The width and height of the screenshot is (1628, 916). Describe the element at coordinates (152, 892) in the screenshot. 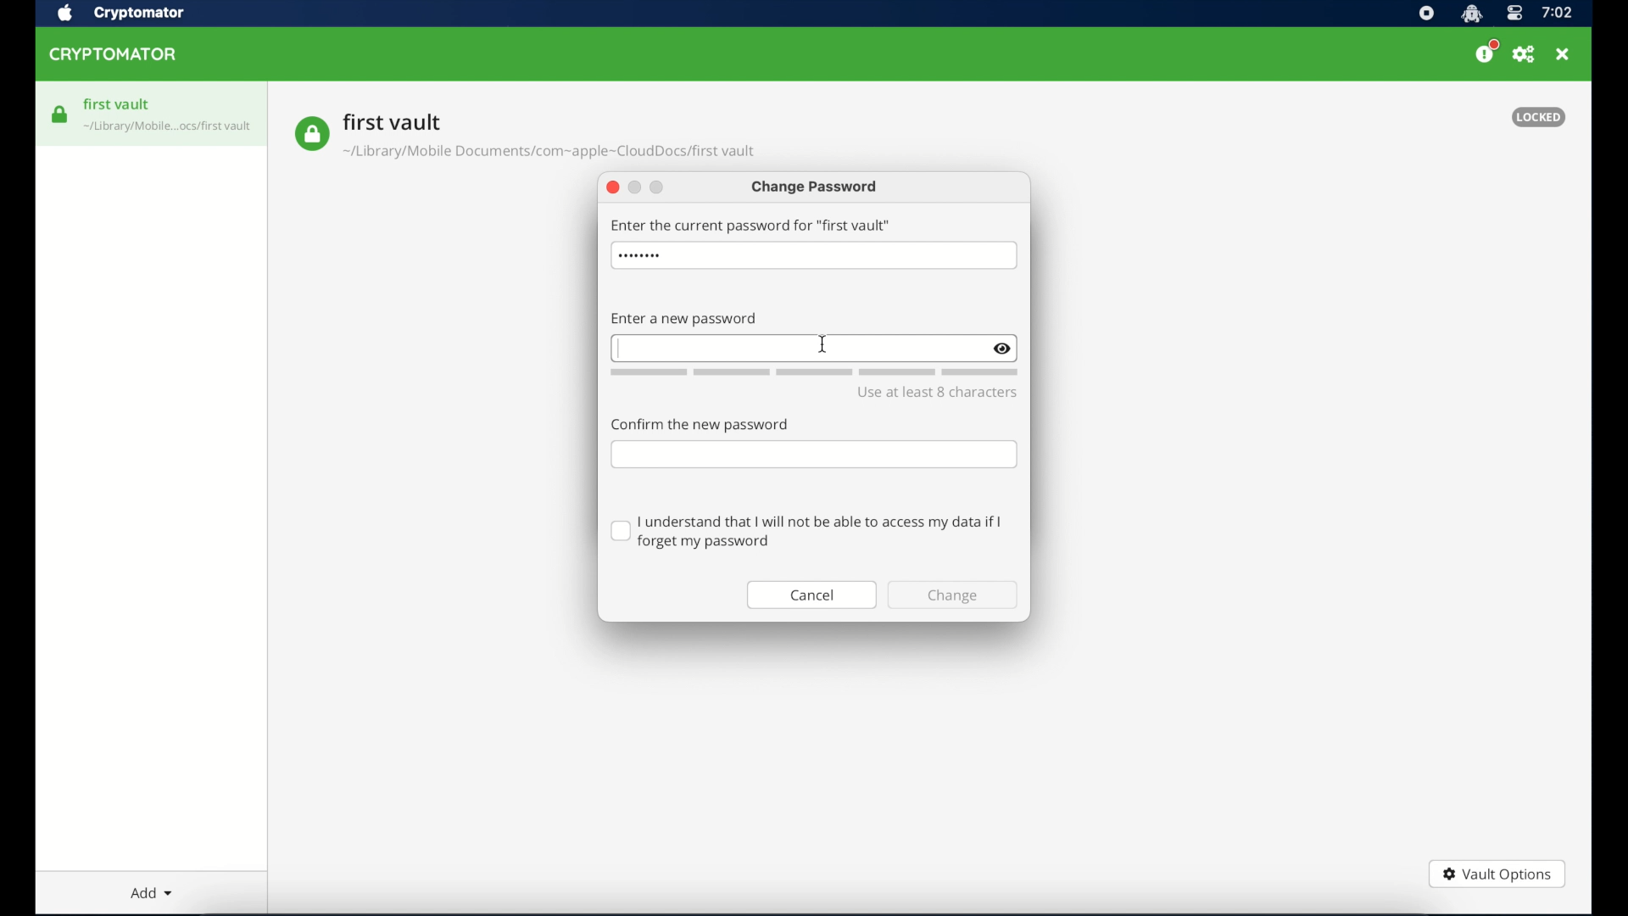

I see `add dropdown` at that location.